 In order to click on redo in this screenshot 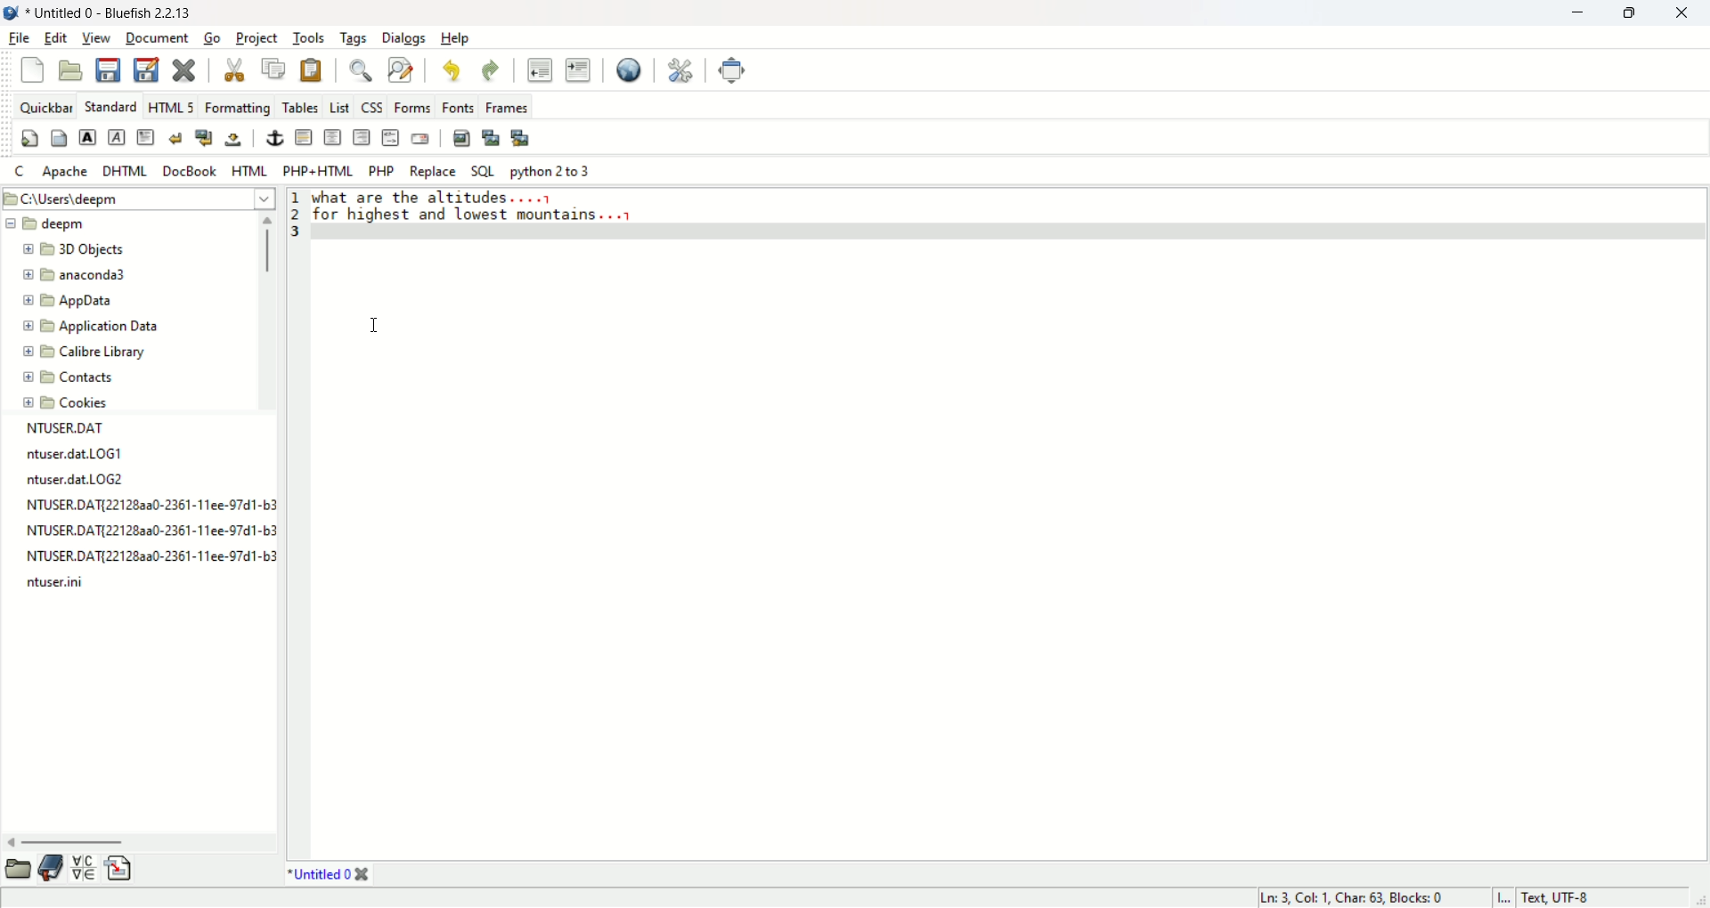, I will do `click(492, 69)`.